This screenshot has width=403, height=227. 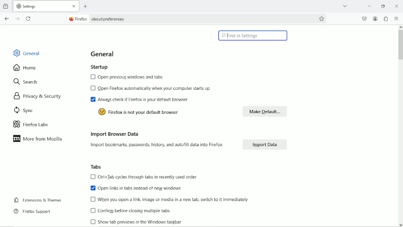 I want to click on account, so click(x=375, y=19).